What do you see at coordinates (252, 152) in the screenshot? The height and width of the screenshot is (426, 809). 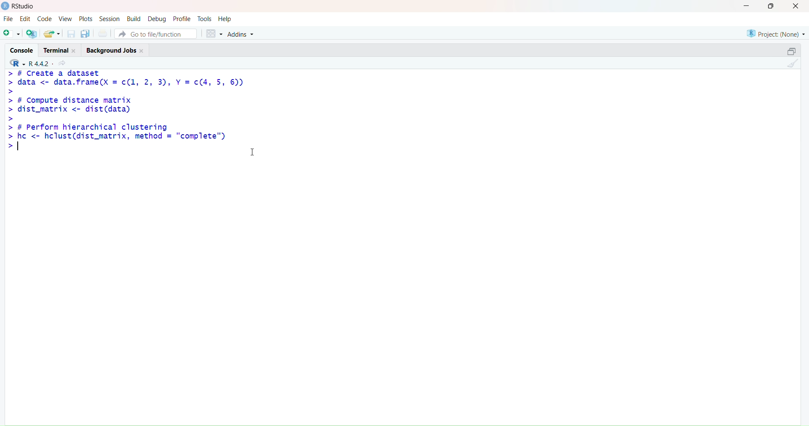 I see `Text cursor` at bounding box center [252, 152].